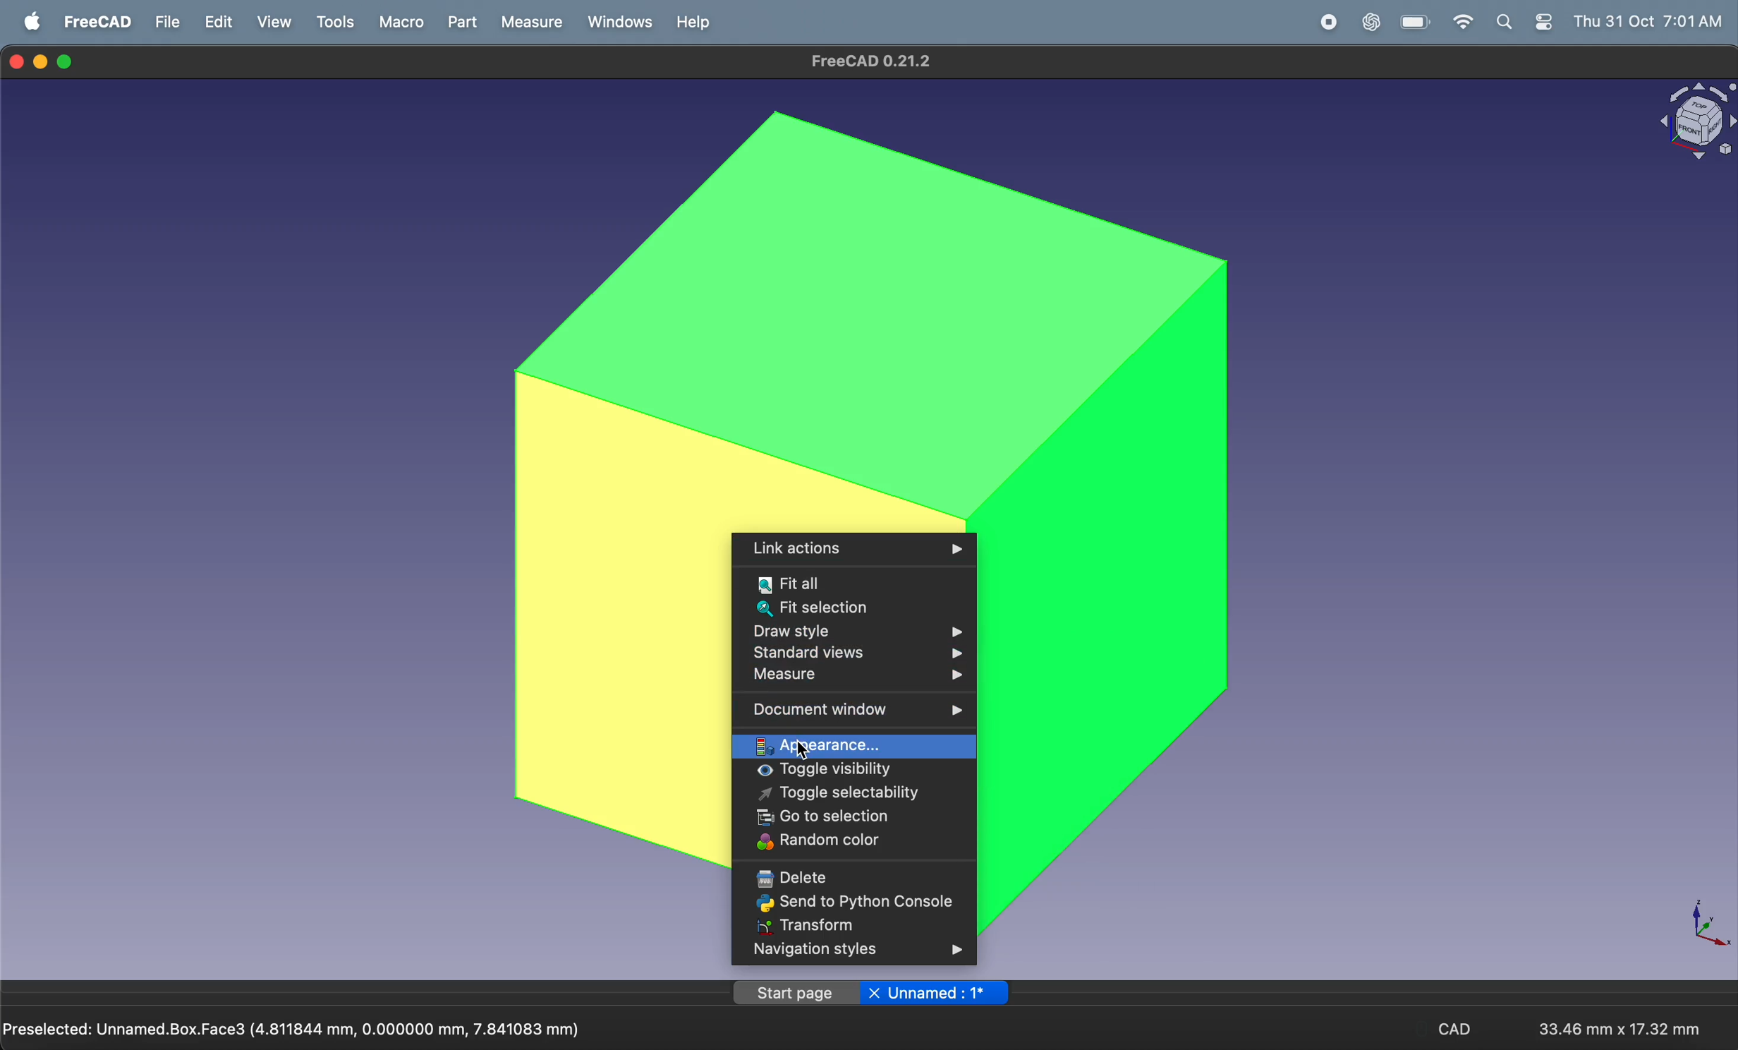 This screenshot has height=1050, width=1738. What do you see at coordinates (856, 796) in the screenshot?
I see `toggle selectability` at bounding box center [856, 796].